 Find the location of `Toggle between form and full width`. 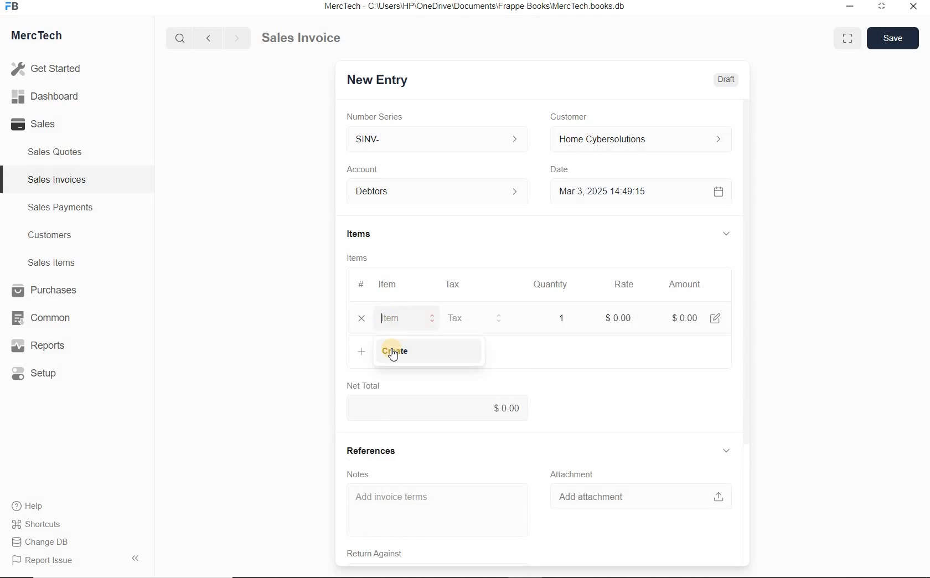

Toggle between form and full width is located at coordinates (845, 37).